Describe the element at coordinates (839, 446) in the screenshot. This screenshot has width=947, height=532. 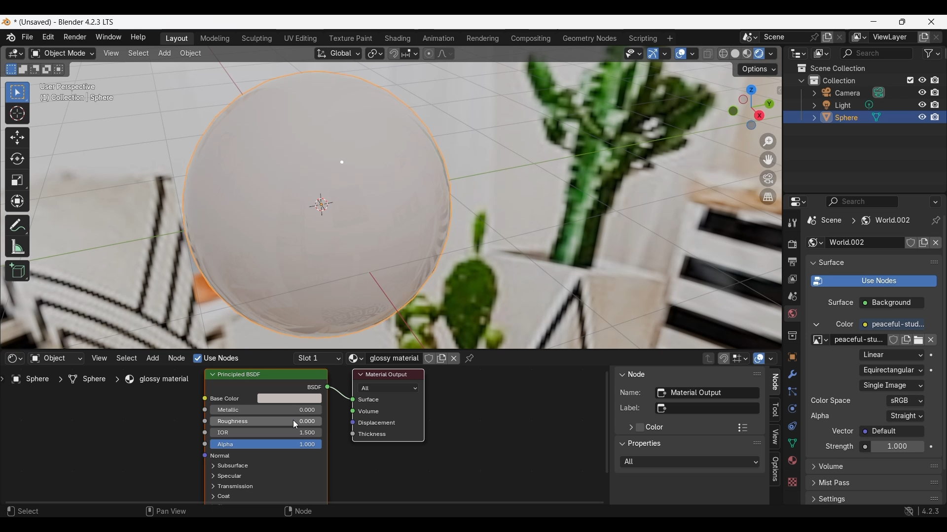
I see `Strength ` at that location.